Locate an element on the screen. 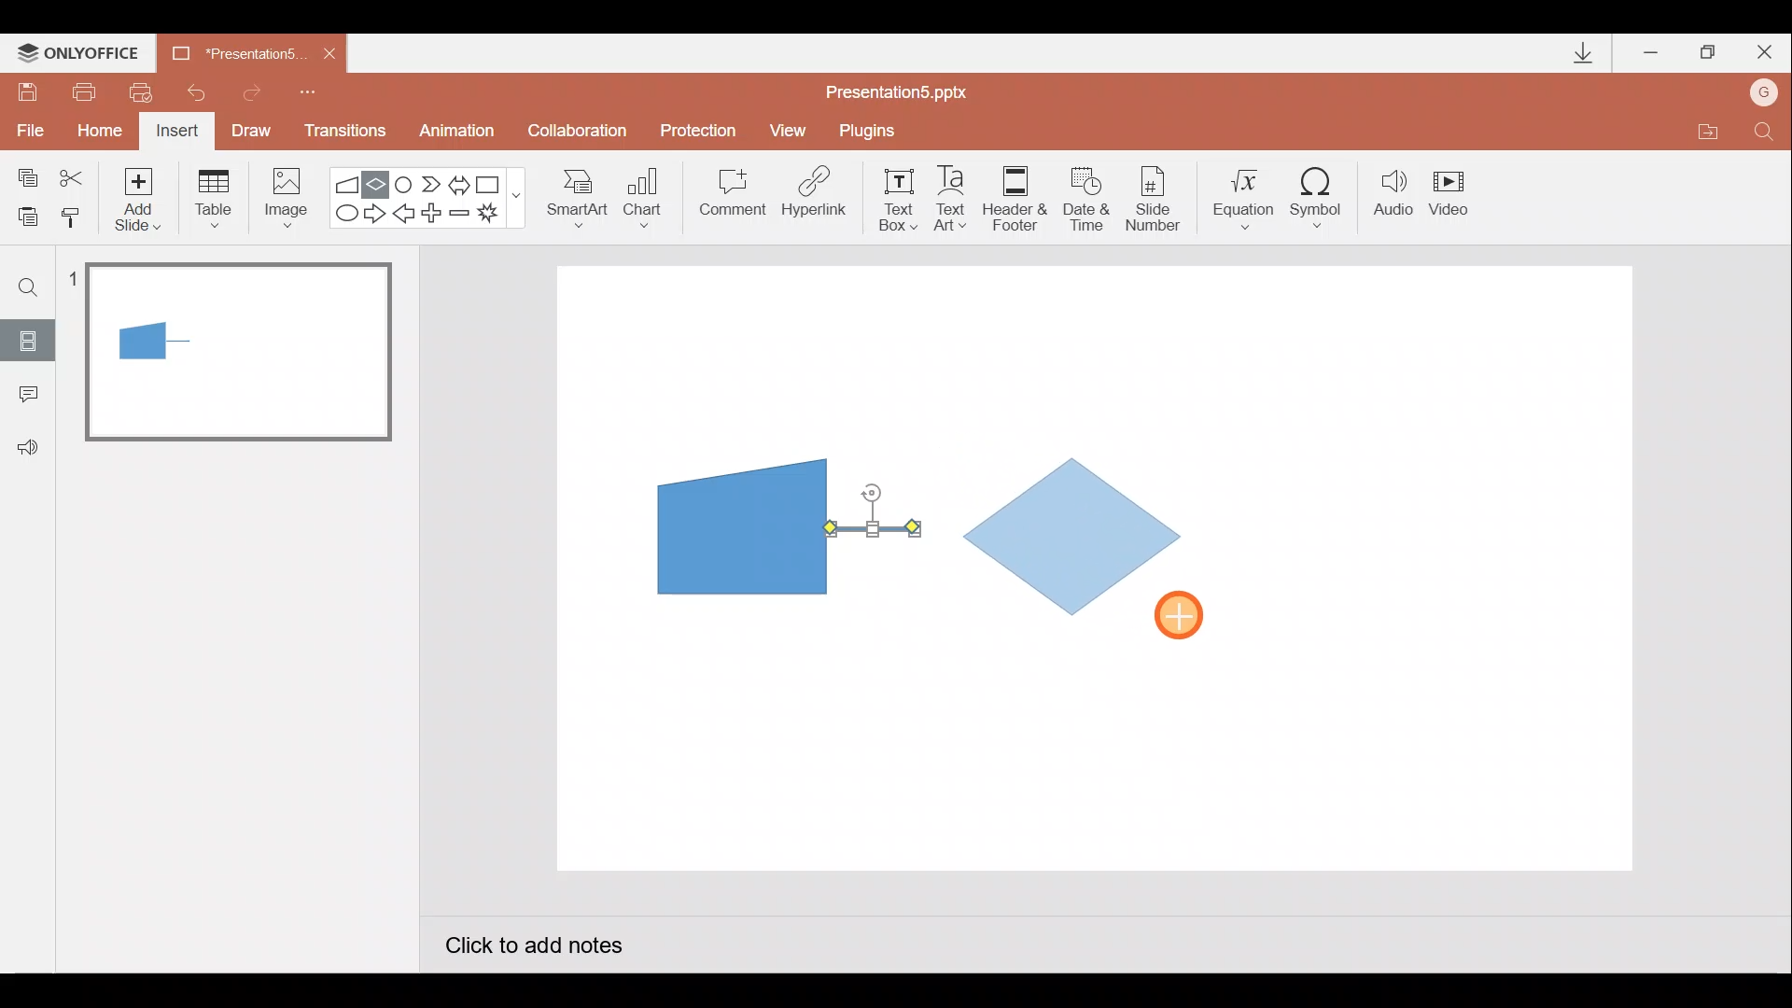  Transitions is located at coordinates (342, 133).